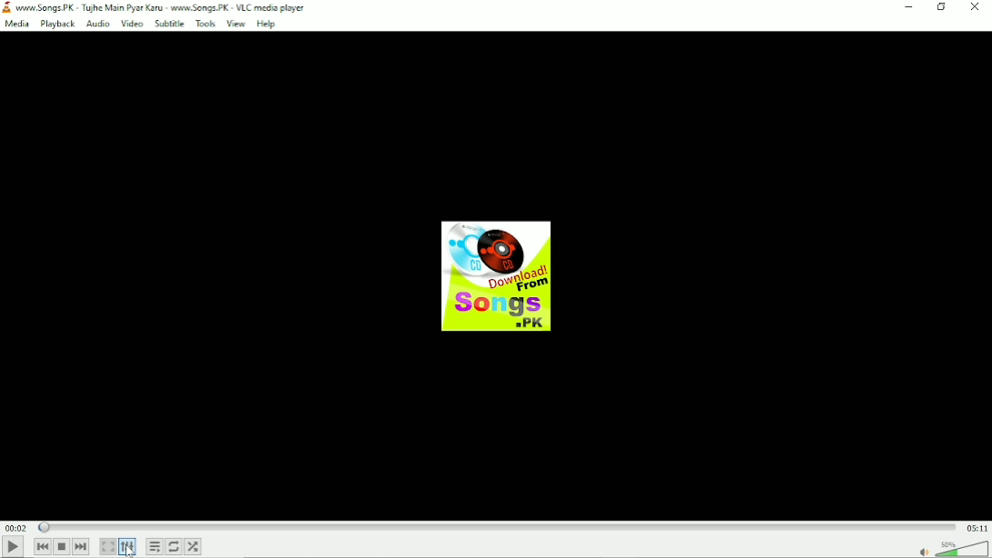 The width and height of the screenshot is (992, 558). Describe the element at coordinates (97, 24) in the screenshot. I see `Audio` at that location.